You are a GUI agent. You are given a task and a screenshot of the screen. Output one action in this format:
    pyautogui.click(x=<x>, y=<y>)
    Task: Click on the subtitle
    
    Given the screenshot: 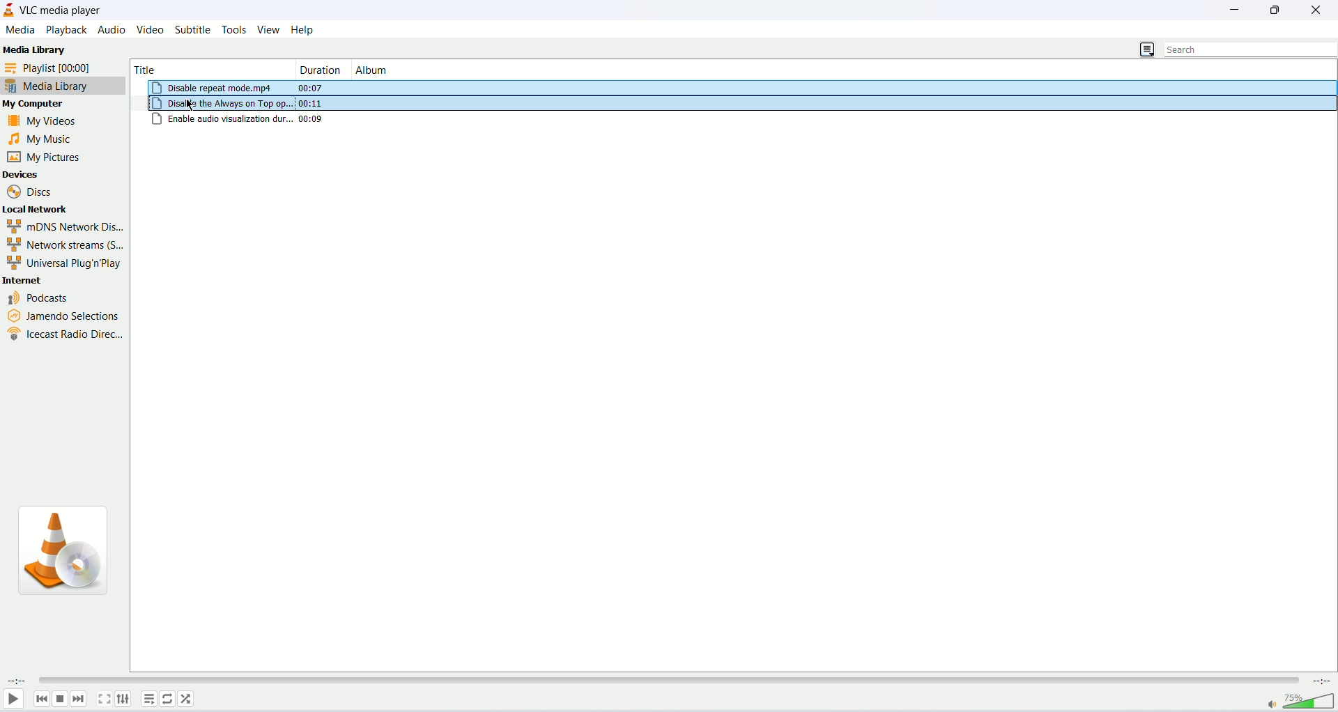 What is the action you would take?
    pyautogui.click(x=194, y=29)
    